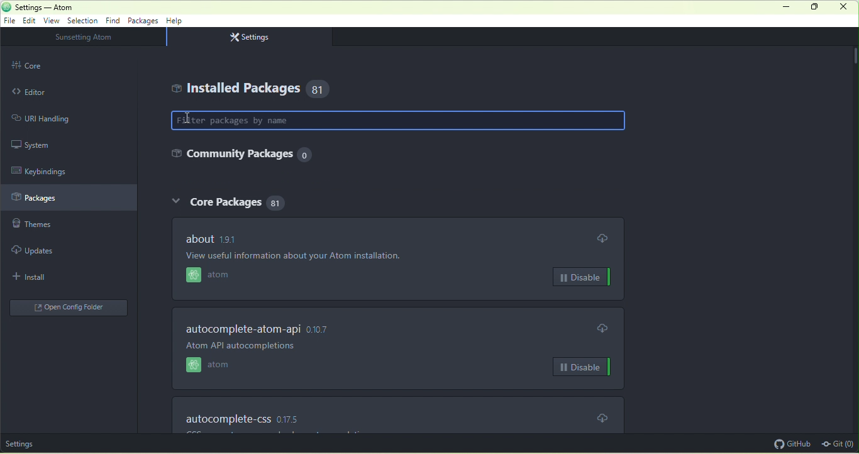 This screenshot has width=859, height=454. I want to click on install, so click(44, 276).